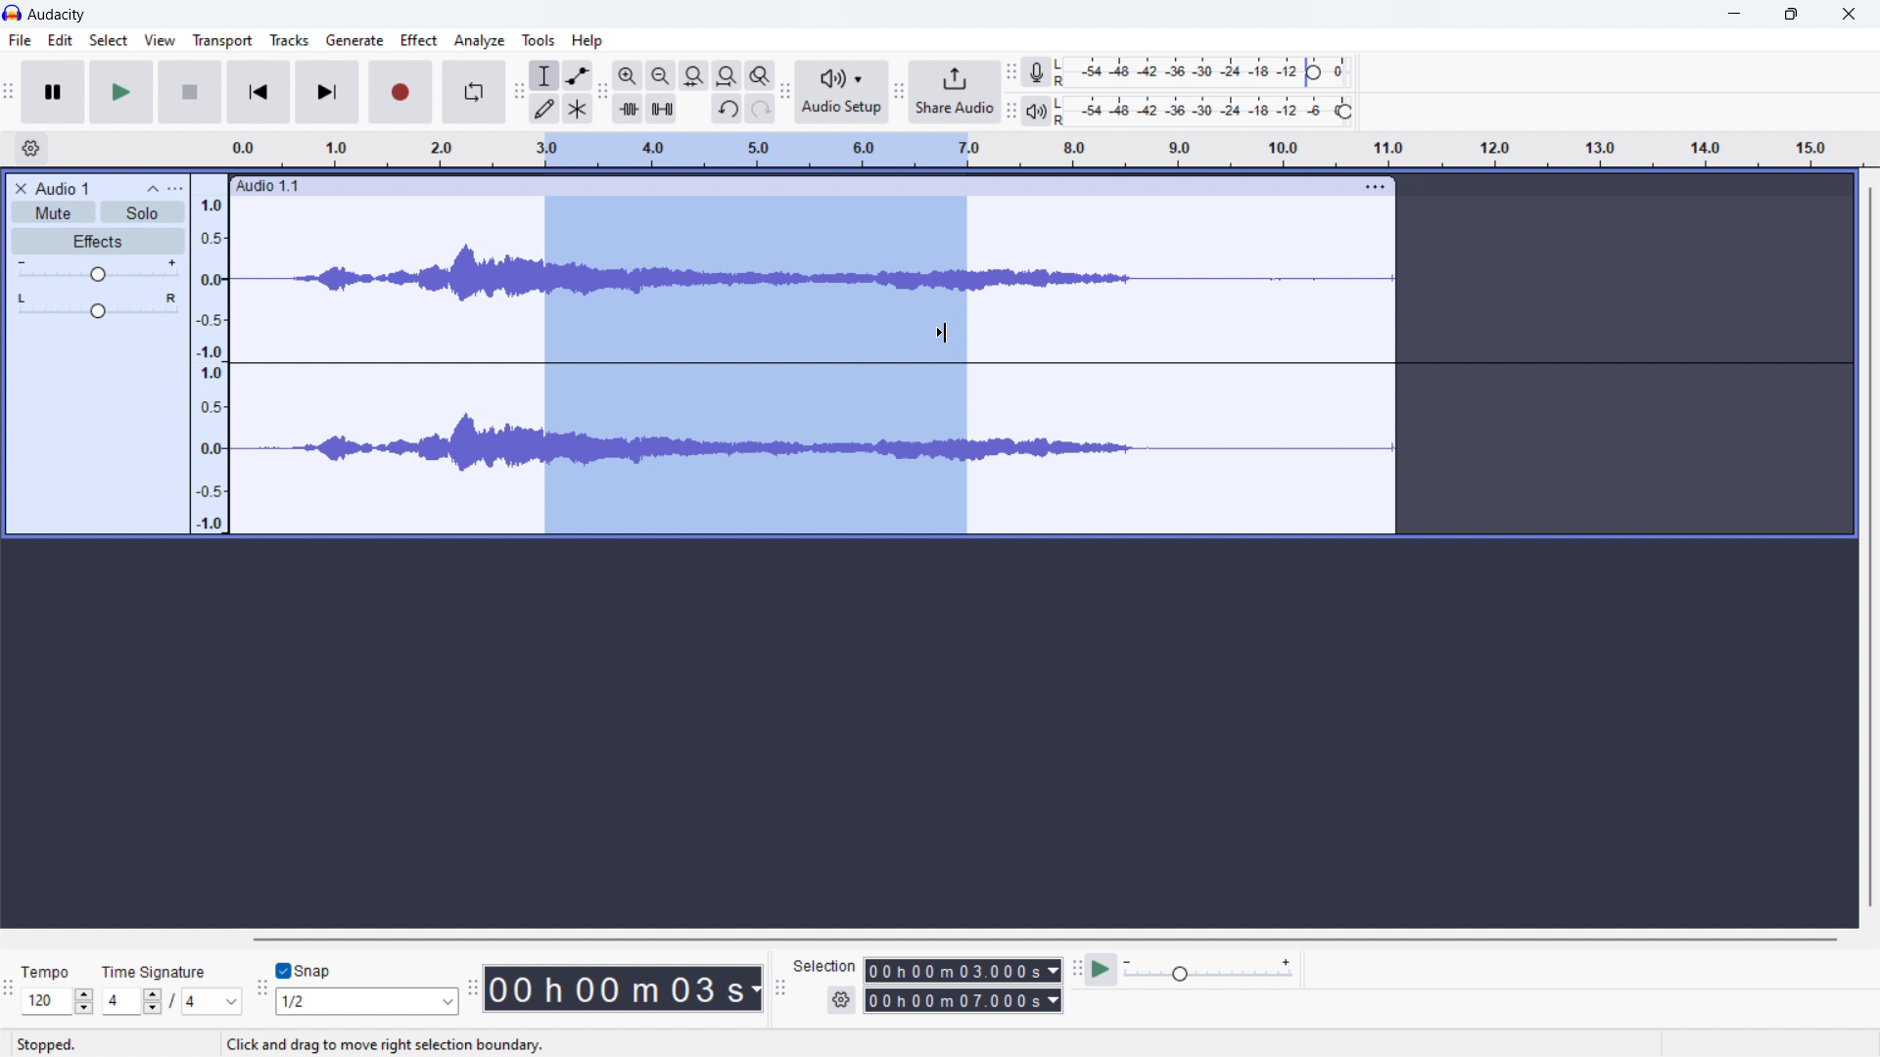 This screenshot has width=1880, height=1057. I want to click on skip to start, so click(257, 93).